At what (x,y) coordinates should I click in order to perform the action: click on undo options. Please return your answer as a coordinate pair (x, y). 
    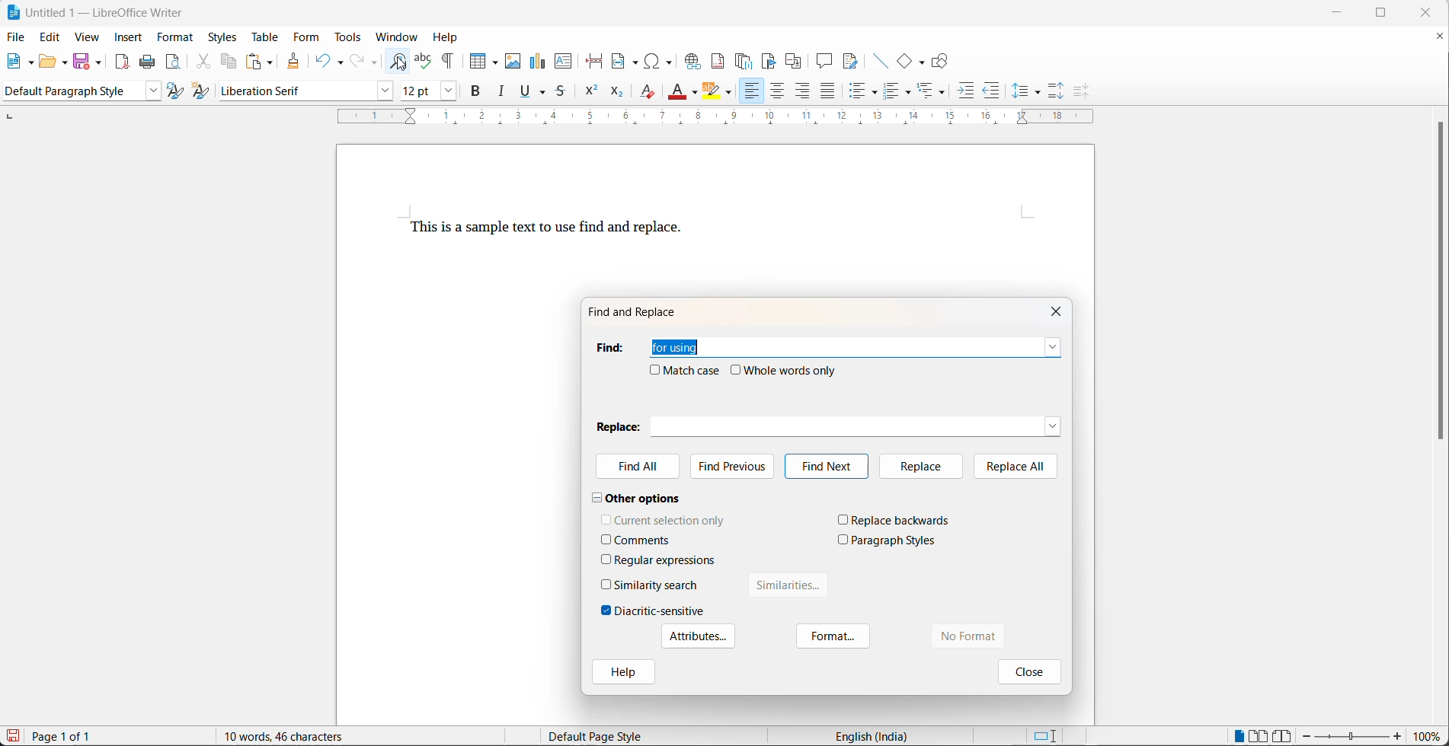
    Looking at the image, I should click on (339, 61).